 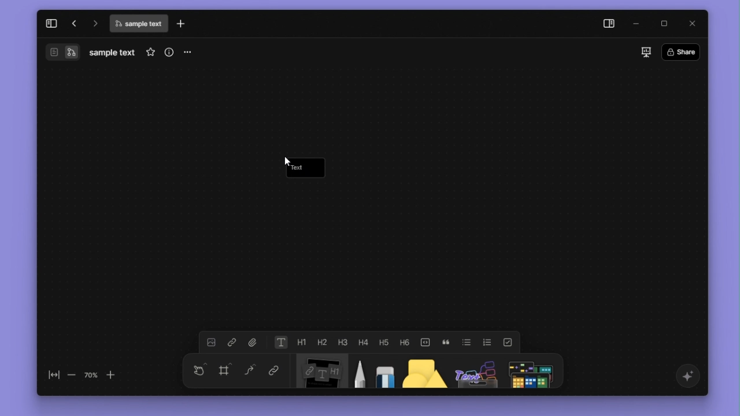 What do you see at coordinates (342, 341) in the screenshot?
I see `heading 3` at bounding box center [342, 341].